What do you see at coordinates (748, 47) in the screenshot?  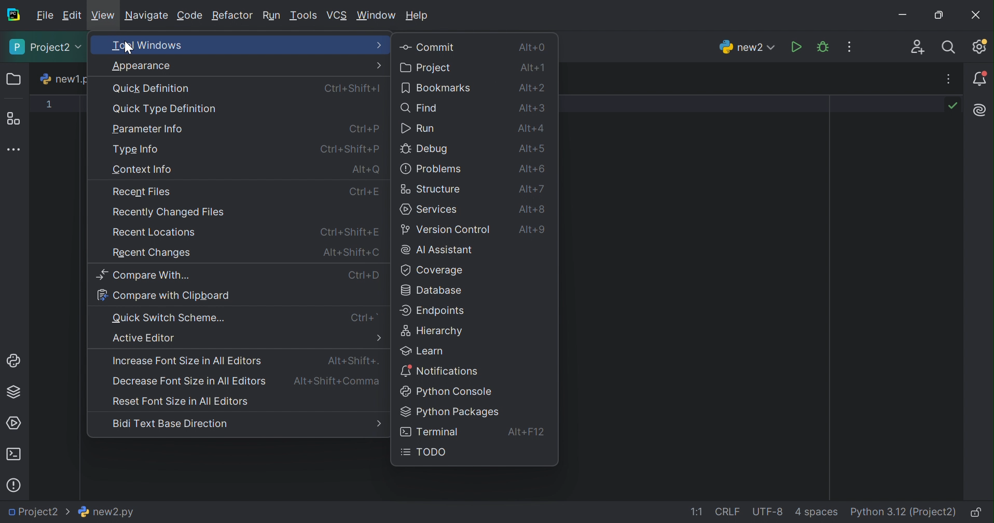 I see `new2` at bounding box center [748, 47].